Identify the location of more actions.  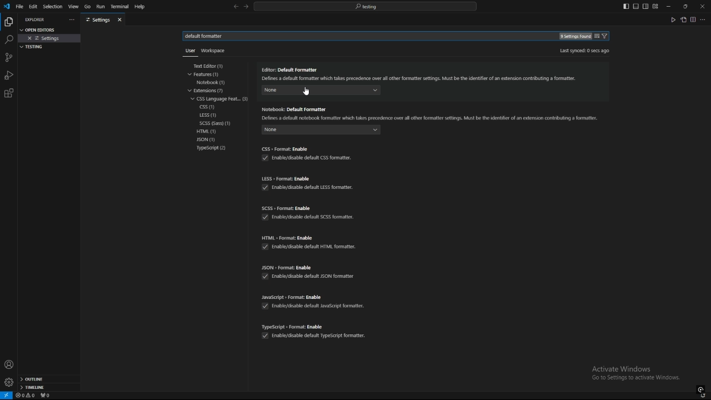
(71, 20).